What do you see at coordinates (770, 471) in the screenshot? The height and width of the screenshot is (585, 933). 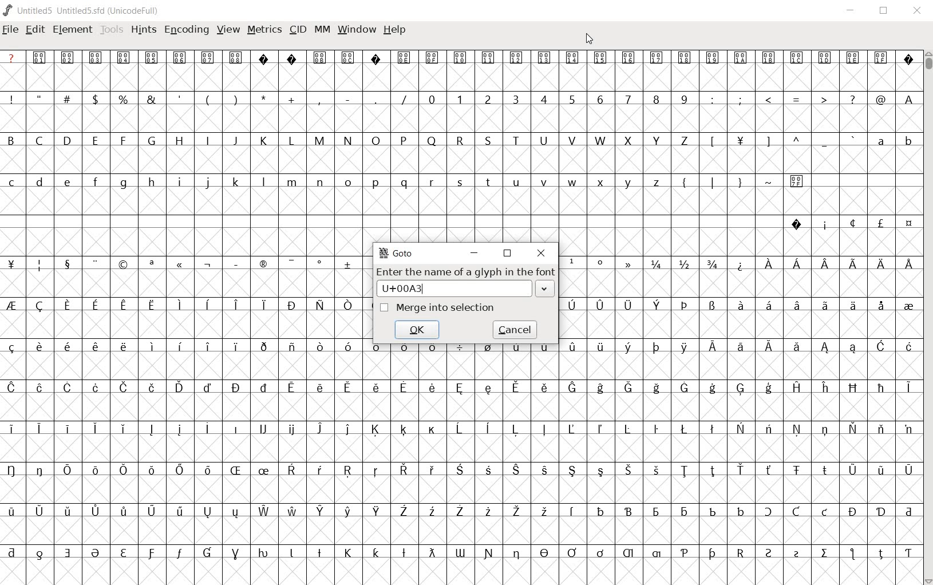 I see `Symbol` at bounding box center [770, 471].